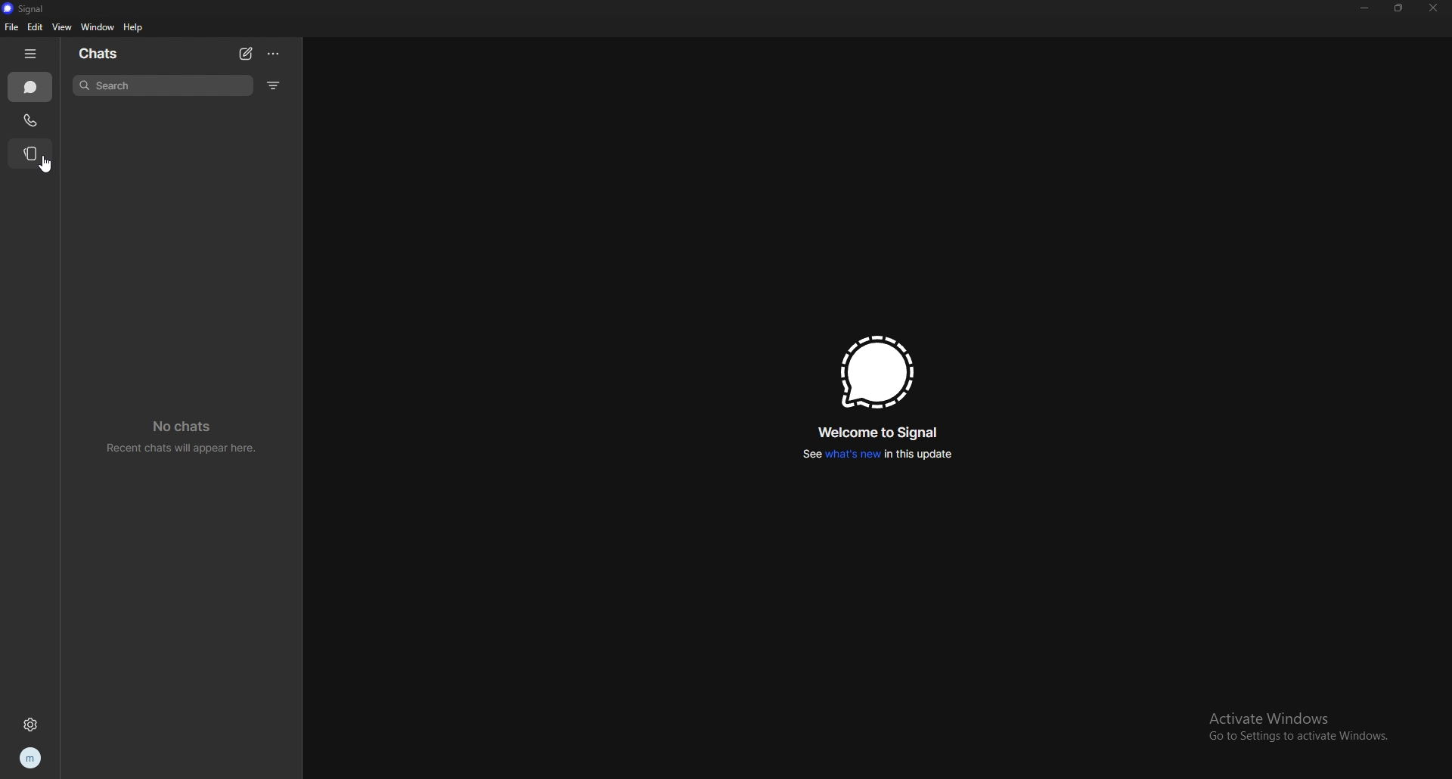  What do you see at coordinates (182, 448) in the screenshot?
I see `Recent chats will appear here.` at bounding box center [182, 448].